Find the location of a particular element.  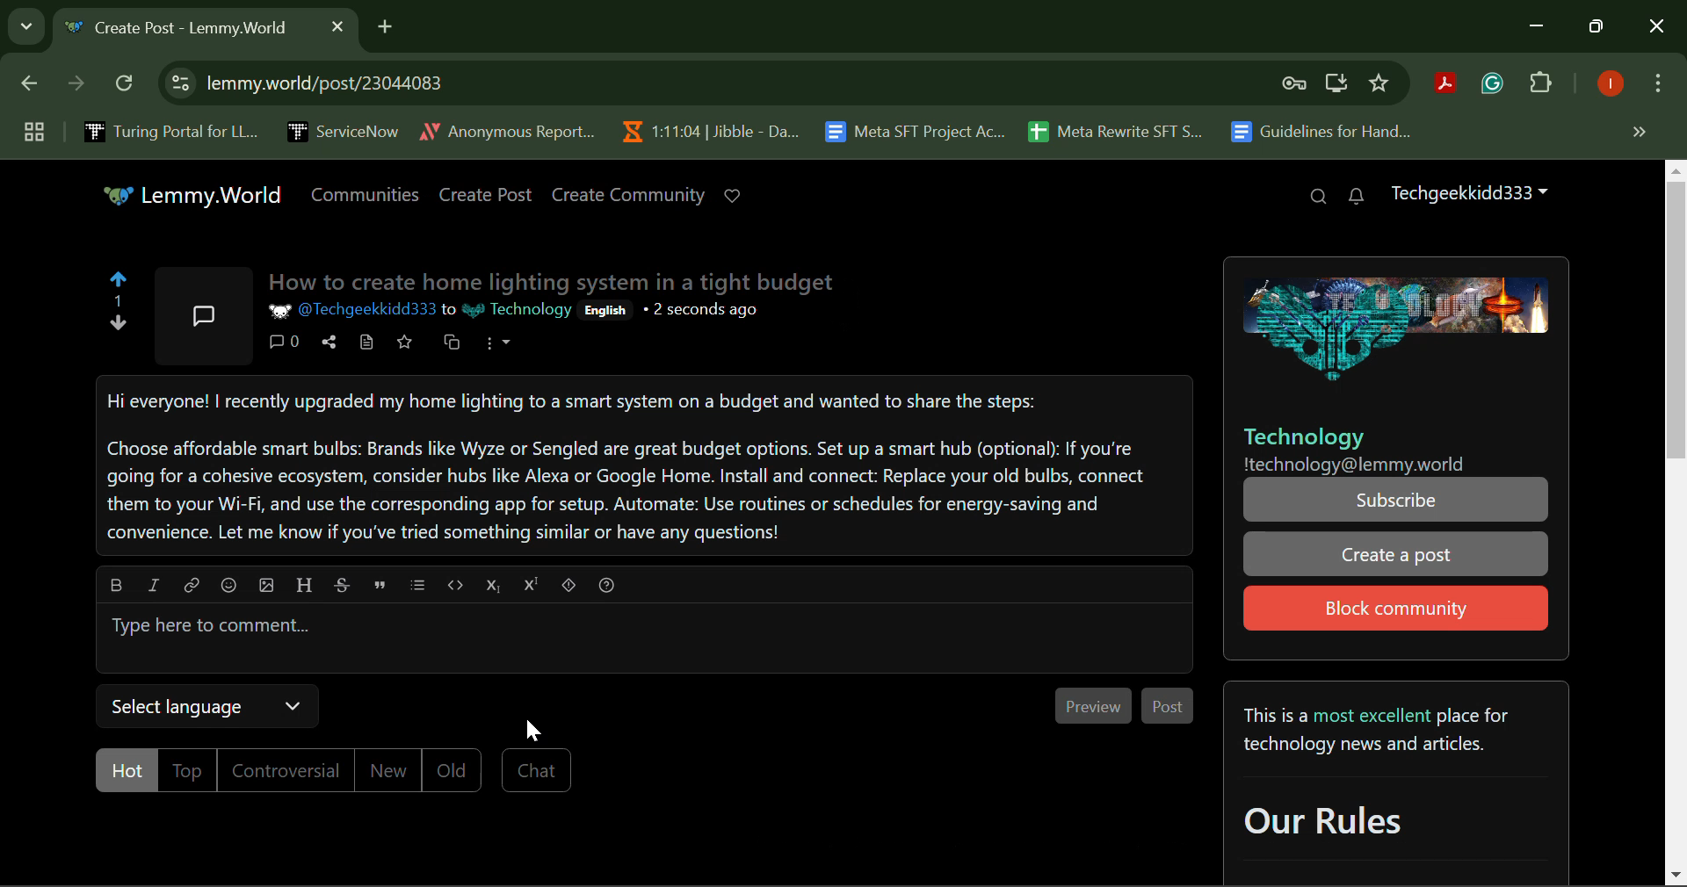

link is located at coordinates (192, 586).